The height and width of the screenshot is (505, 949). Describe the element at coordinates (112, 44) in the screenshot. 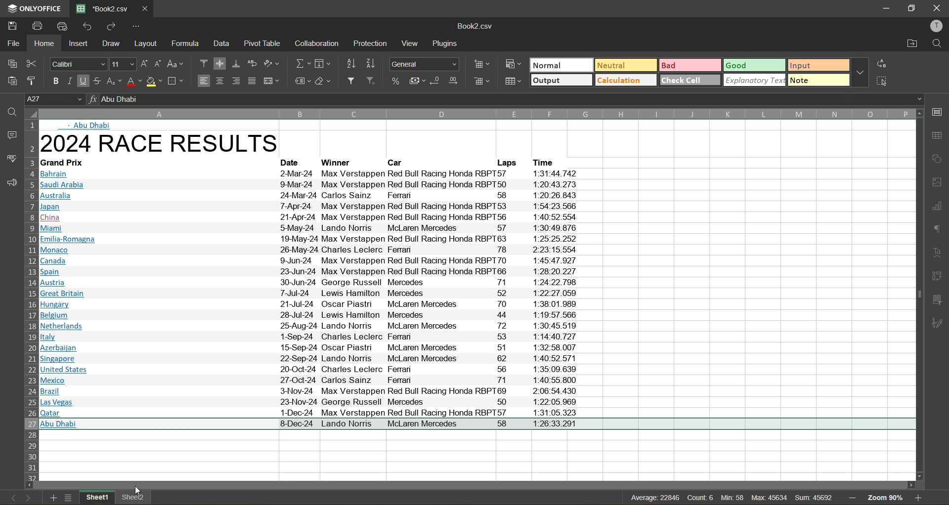

I see `draw` at that location.